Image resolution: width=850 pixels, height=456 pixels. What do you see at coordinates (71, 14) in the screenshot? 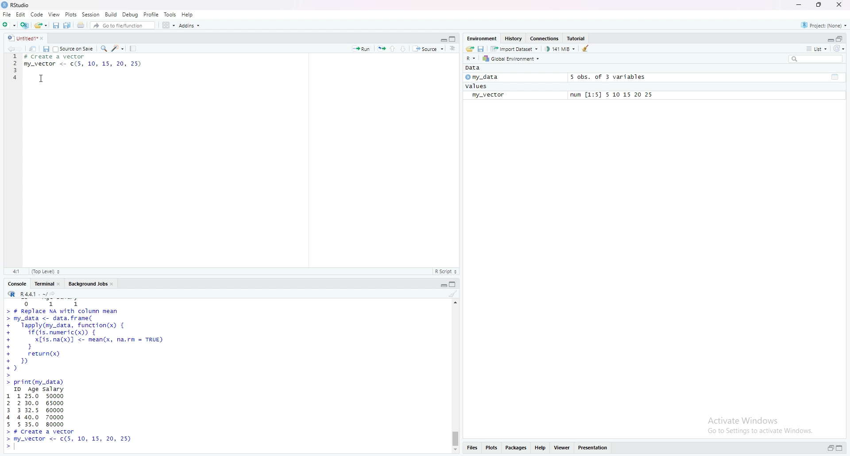
I see `Plots` at bounding box center [71, 14].